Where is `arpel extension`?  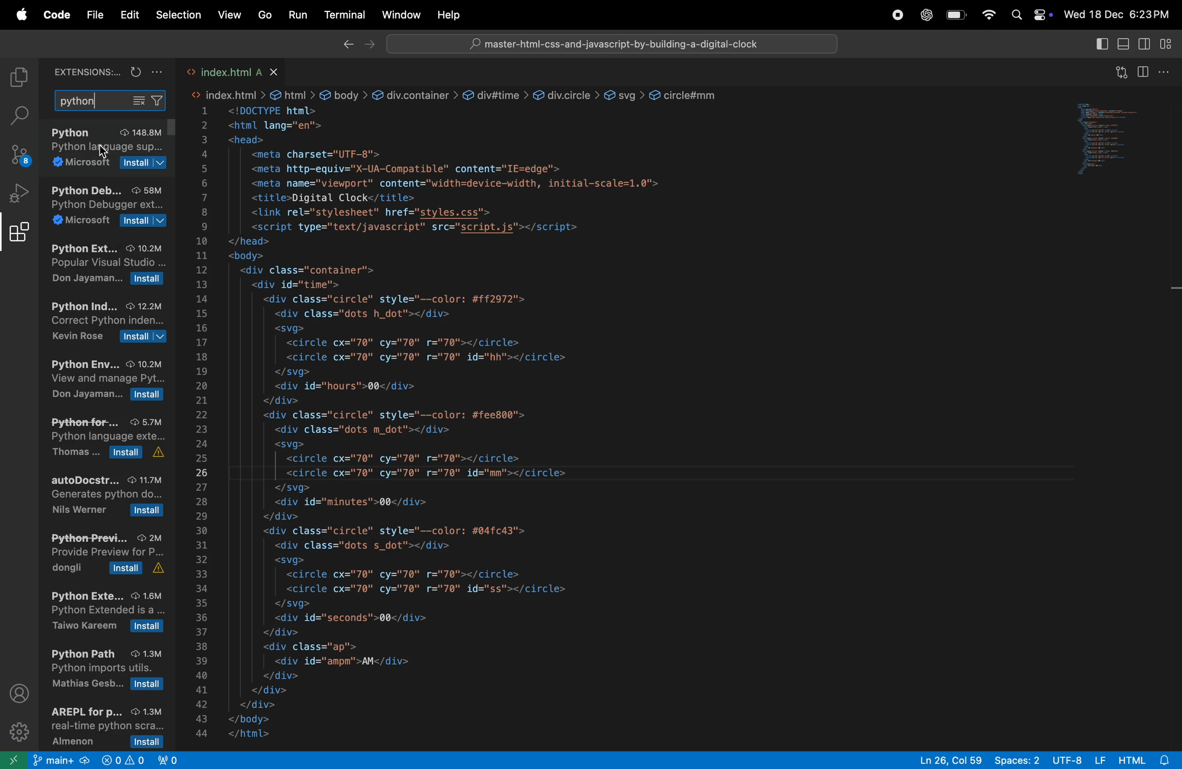
arpel extension is located at coordinates (102, 726).